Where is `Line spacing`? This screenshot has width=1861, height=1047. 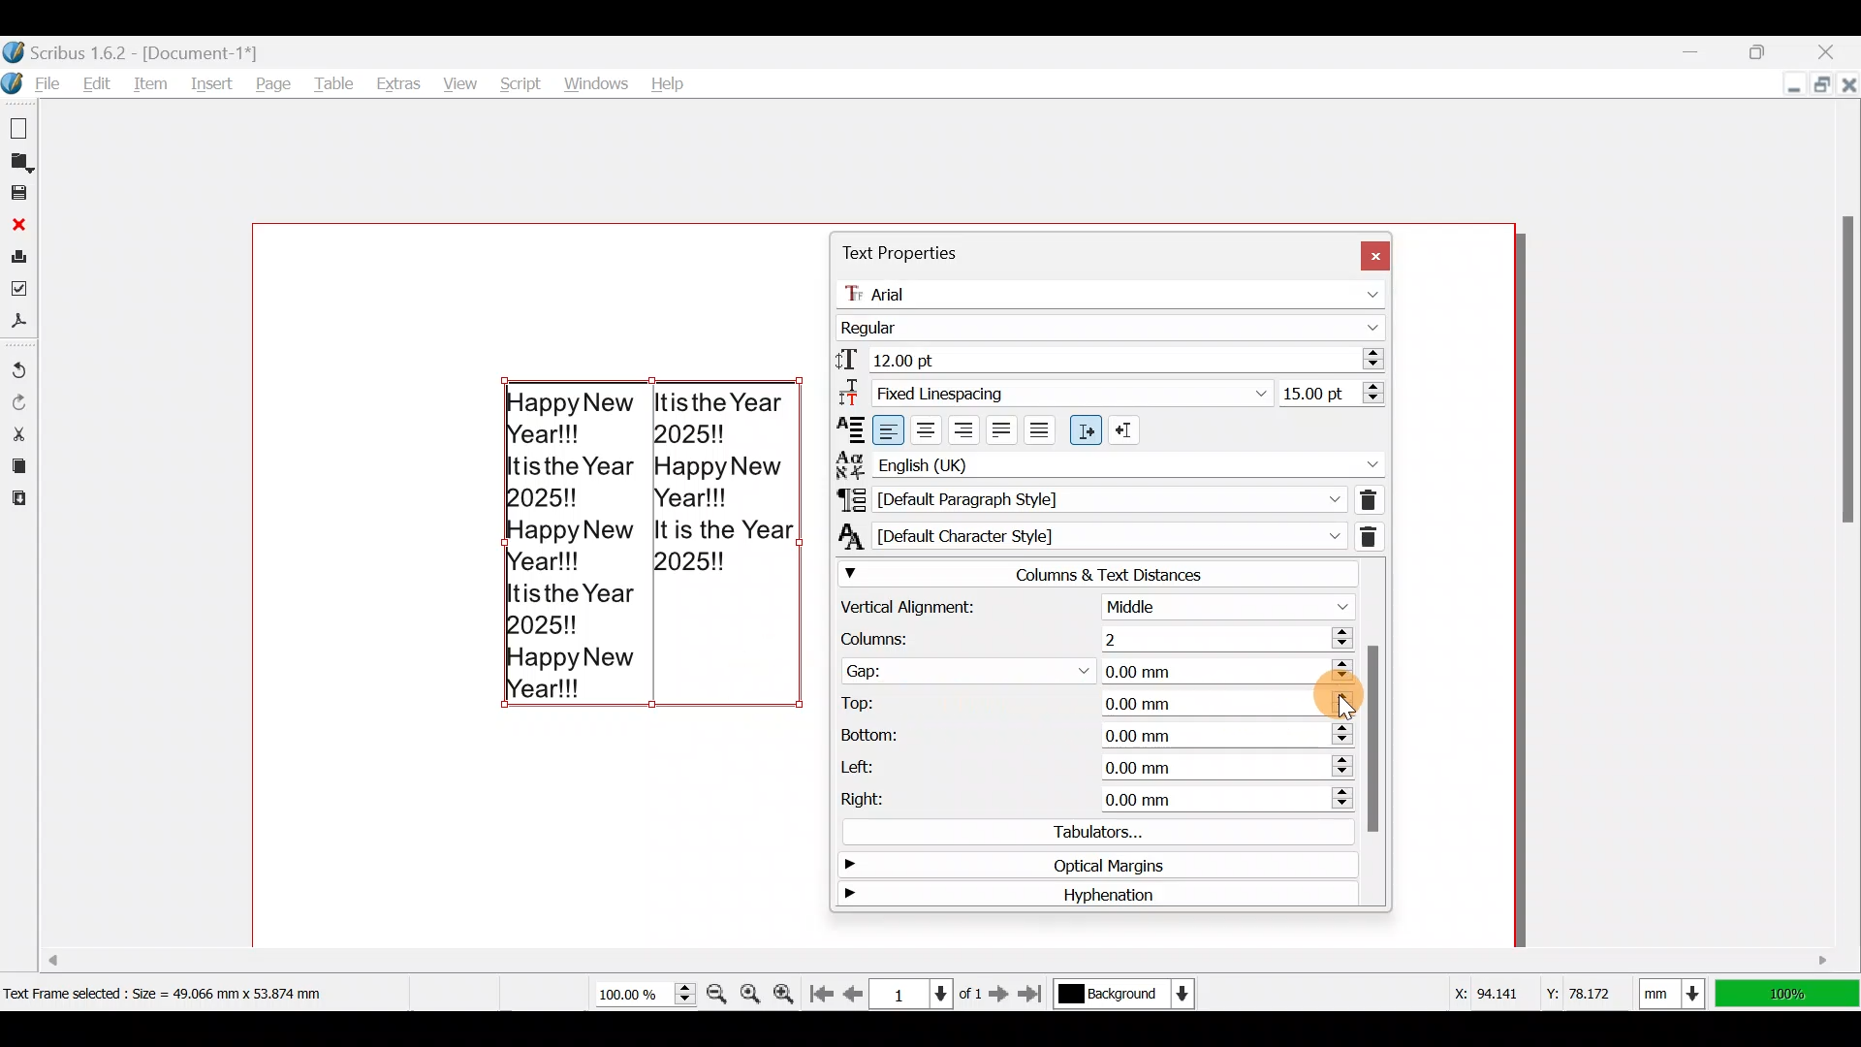
Line spacing is located at coordinates (1332, 393).